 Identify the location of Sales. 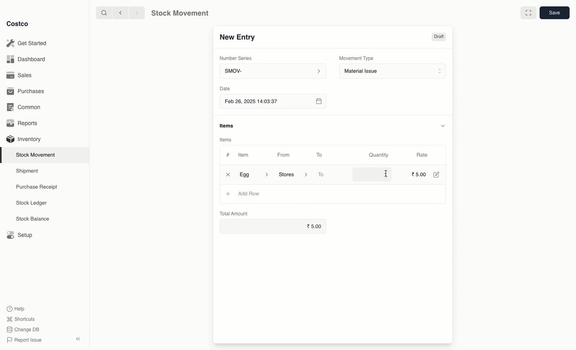
(20, 75).